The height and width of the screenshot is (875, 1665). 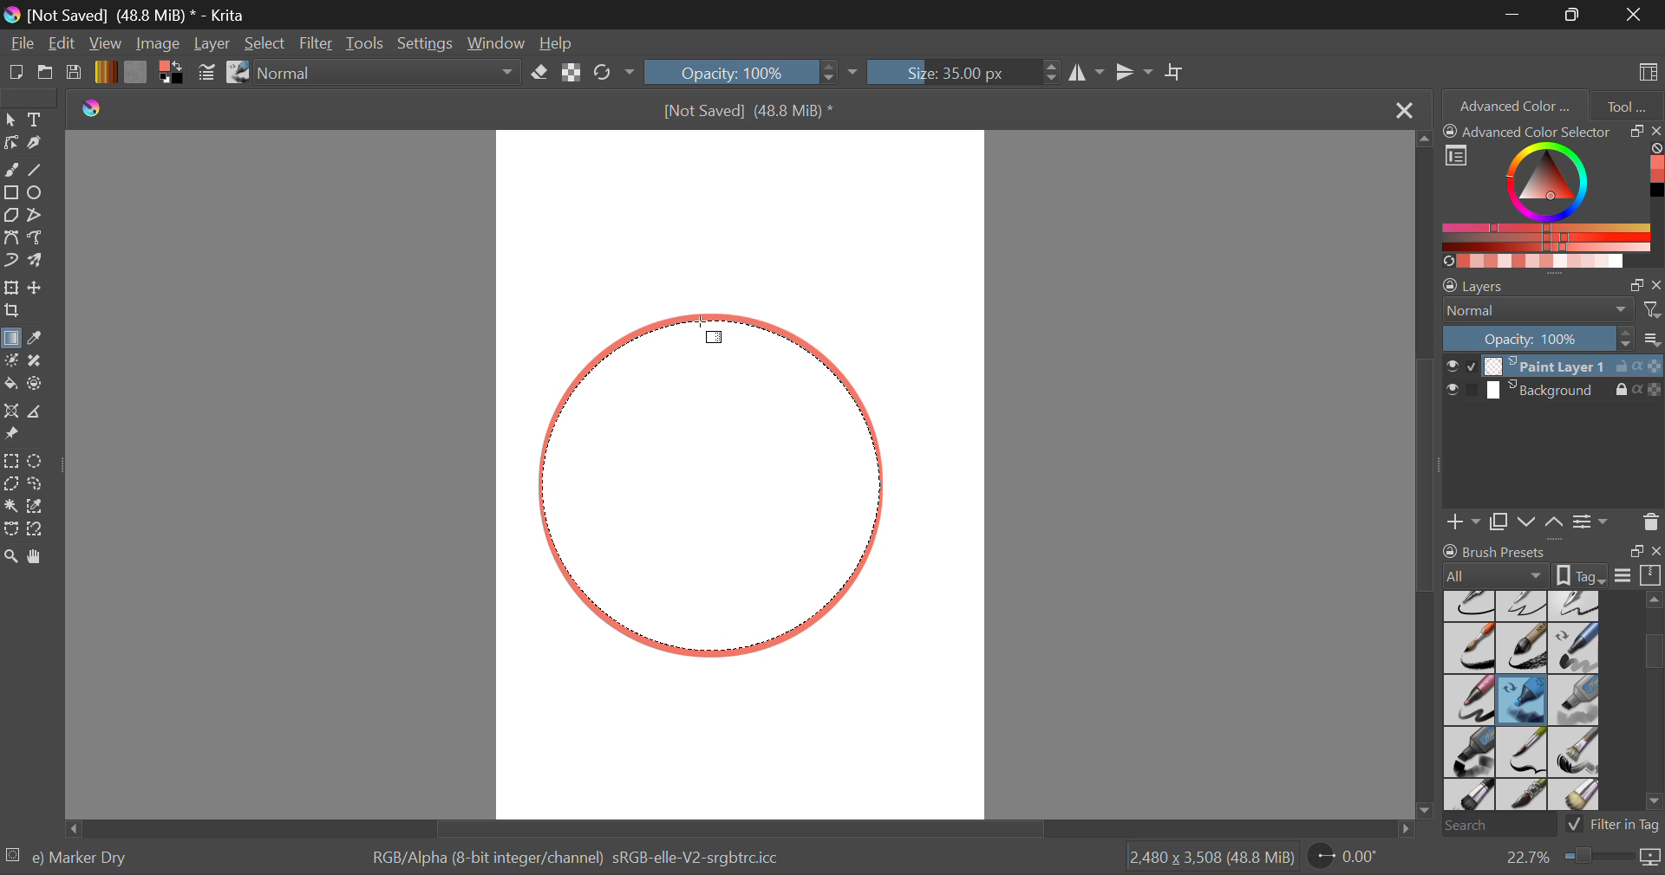 What do you see at coordinates (1577, 753) in the screenshot?
I see `Bristles-2 Flat Rough` at bounding box center [1577, 753].